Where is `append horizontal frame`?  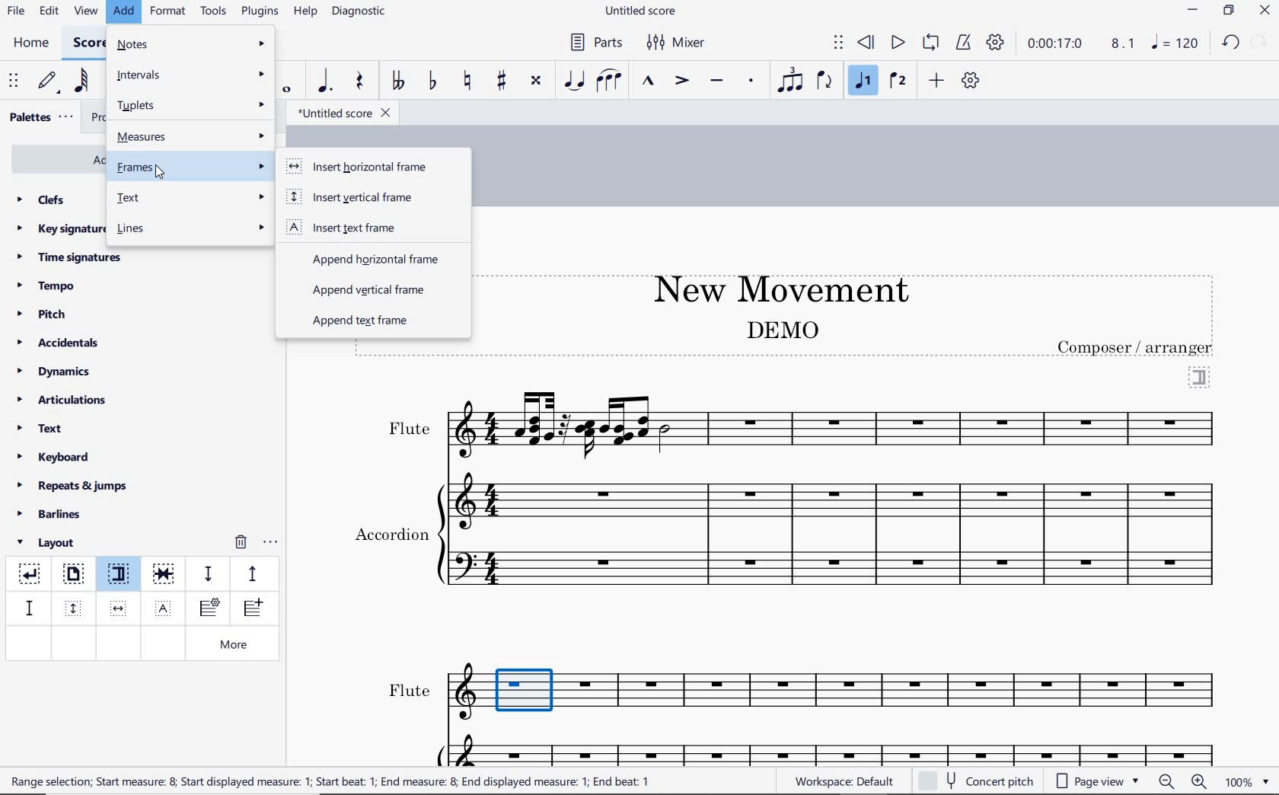 append horizontal frame is located at coordinates (365, 258).